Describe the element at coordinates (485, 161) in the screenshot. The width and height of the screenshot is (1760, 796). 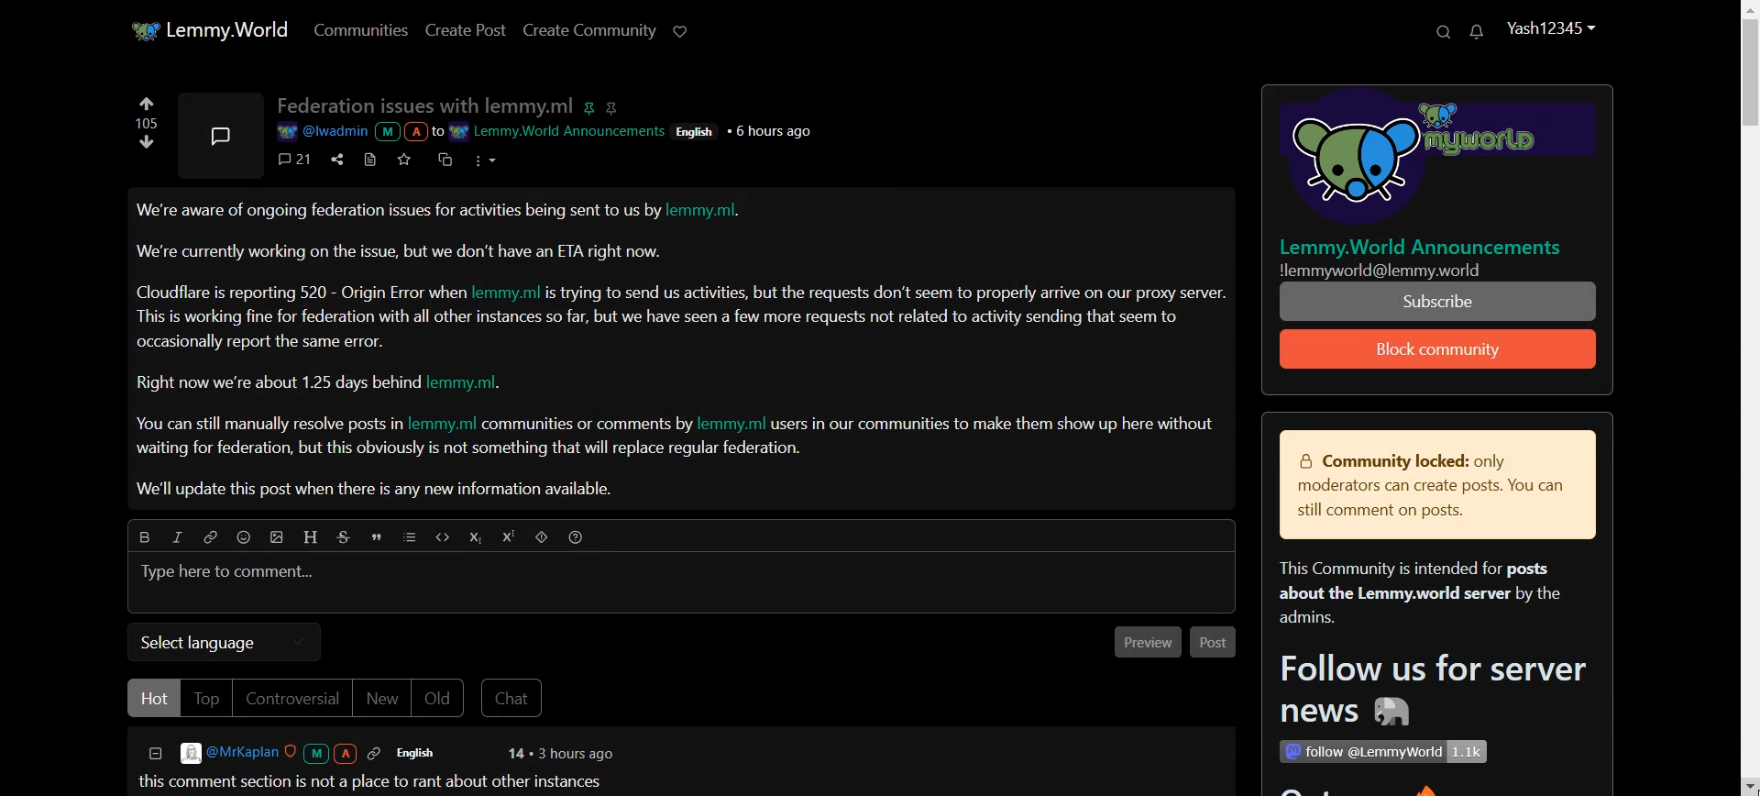
I see `More` at that location.